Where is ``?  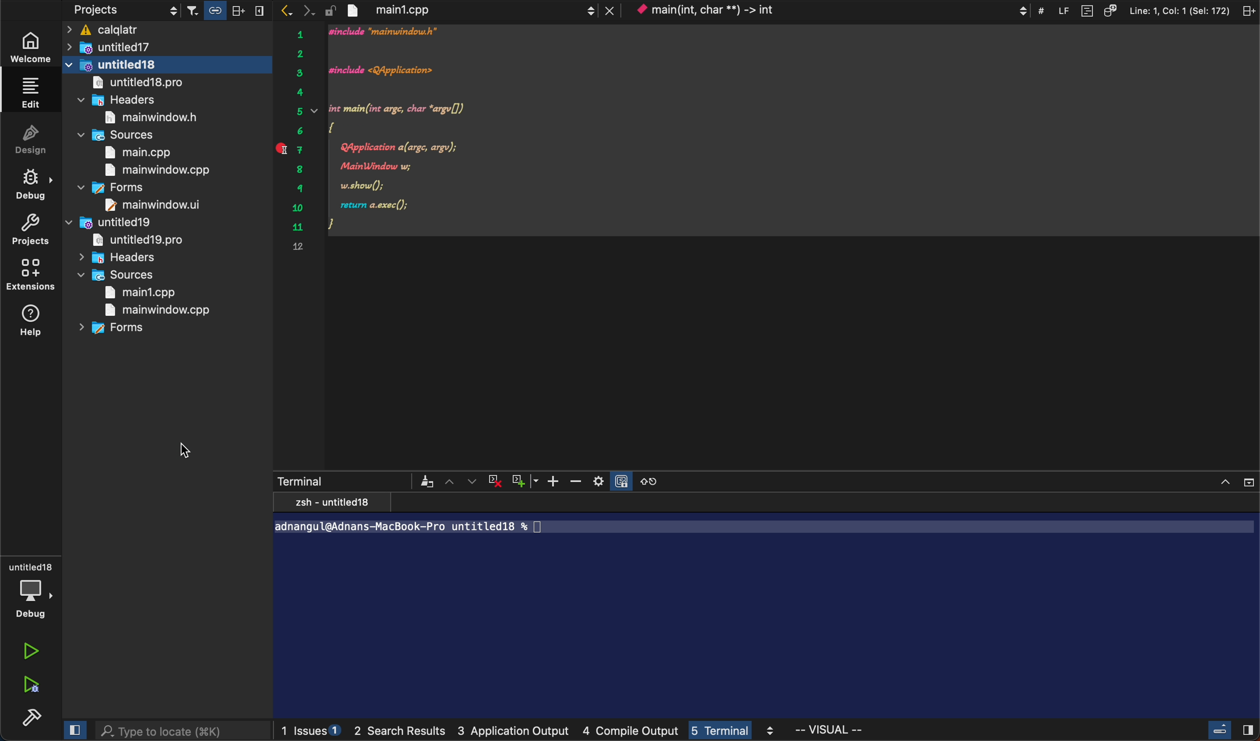
 is located at coordinates (430, 481).